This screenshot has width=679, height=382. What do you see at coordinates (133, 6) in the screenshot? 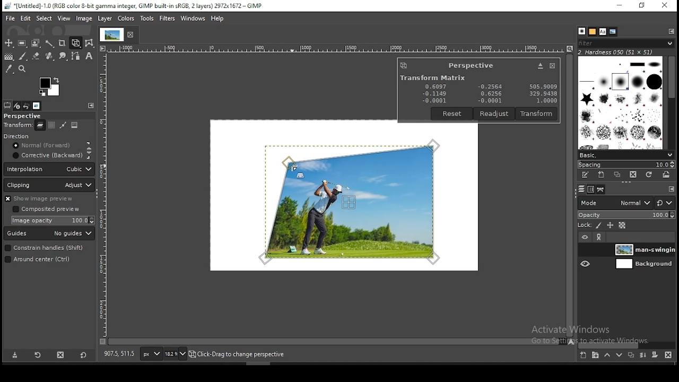
I see `*[untitled]-1.0(rgb color 8-bit gamma integer, gimp built-in sRGB, 2 layers) 2972x1672 - gimp` at bounding box center [133, 6].